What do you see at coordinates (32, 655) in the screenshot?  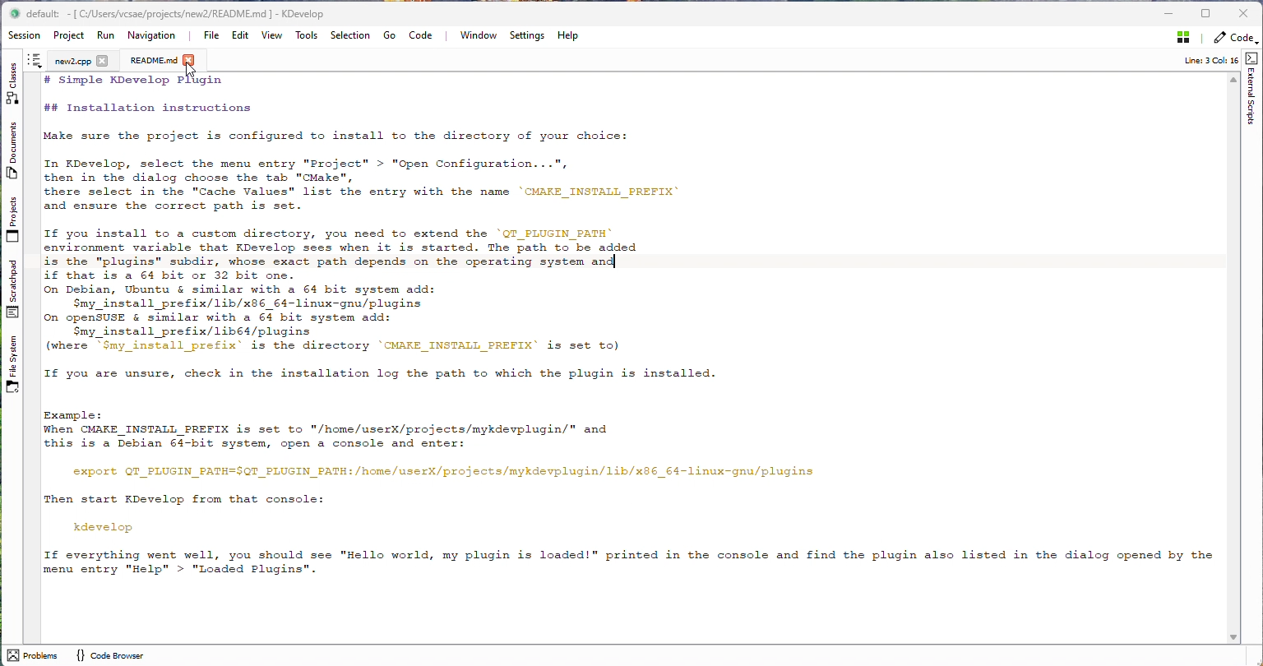 I see `problems` at bounding box center [32, 655].